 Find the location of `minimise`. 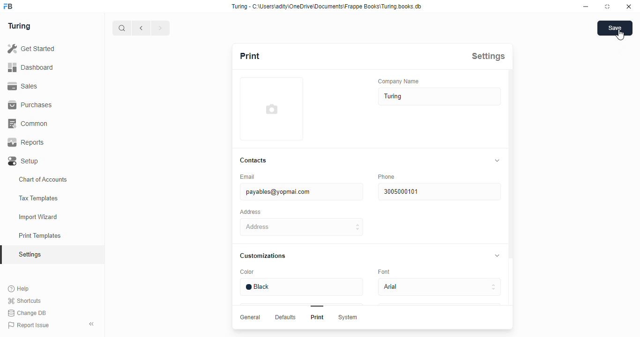

minimise is located at coordinates (587, 6).